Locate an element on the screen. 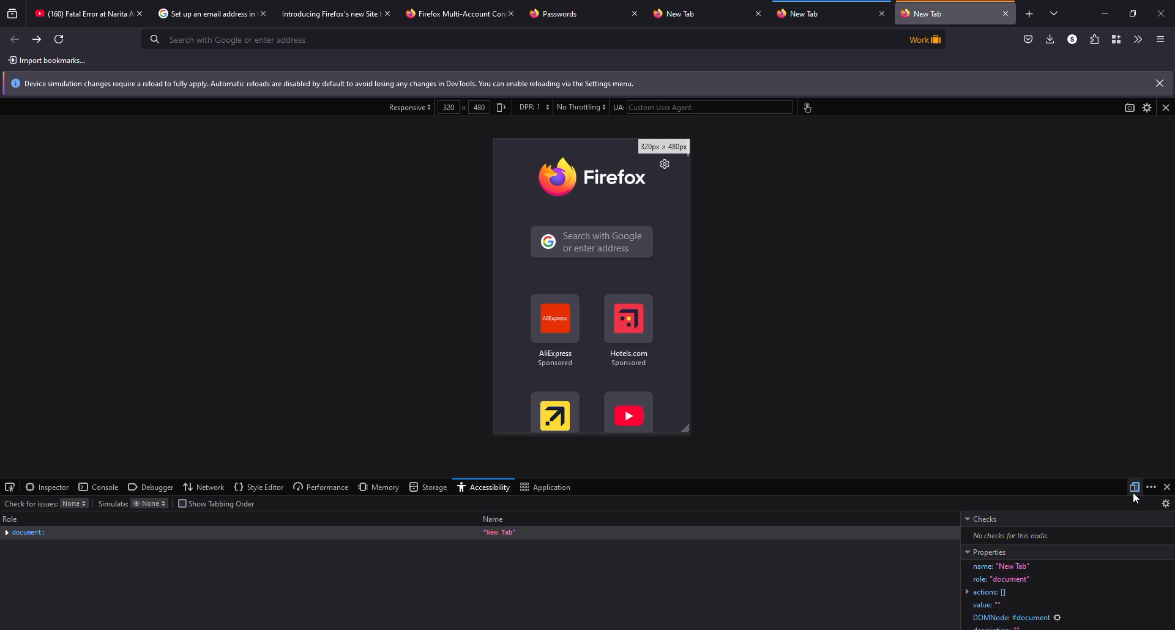 The width and height of the screenshot is (1175, 630). close is located at coordinates (1159, 83).